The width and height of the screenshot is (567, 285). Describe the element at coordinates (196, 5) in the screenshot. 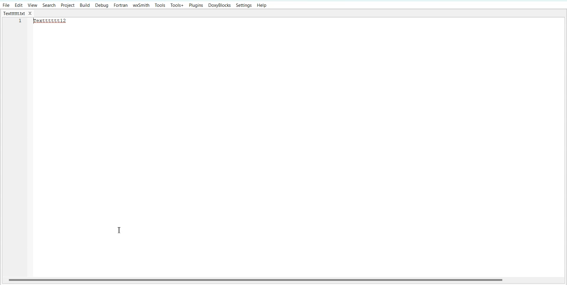

I see `Plugins` at that location.